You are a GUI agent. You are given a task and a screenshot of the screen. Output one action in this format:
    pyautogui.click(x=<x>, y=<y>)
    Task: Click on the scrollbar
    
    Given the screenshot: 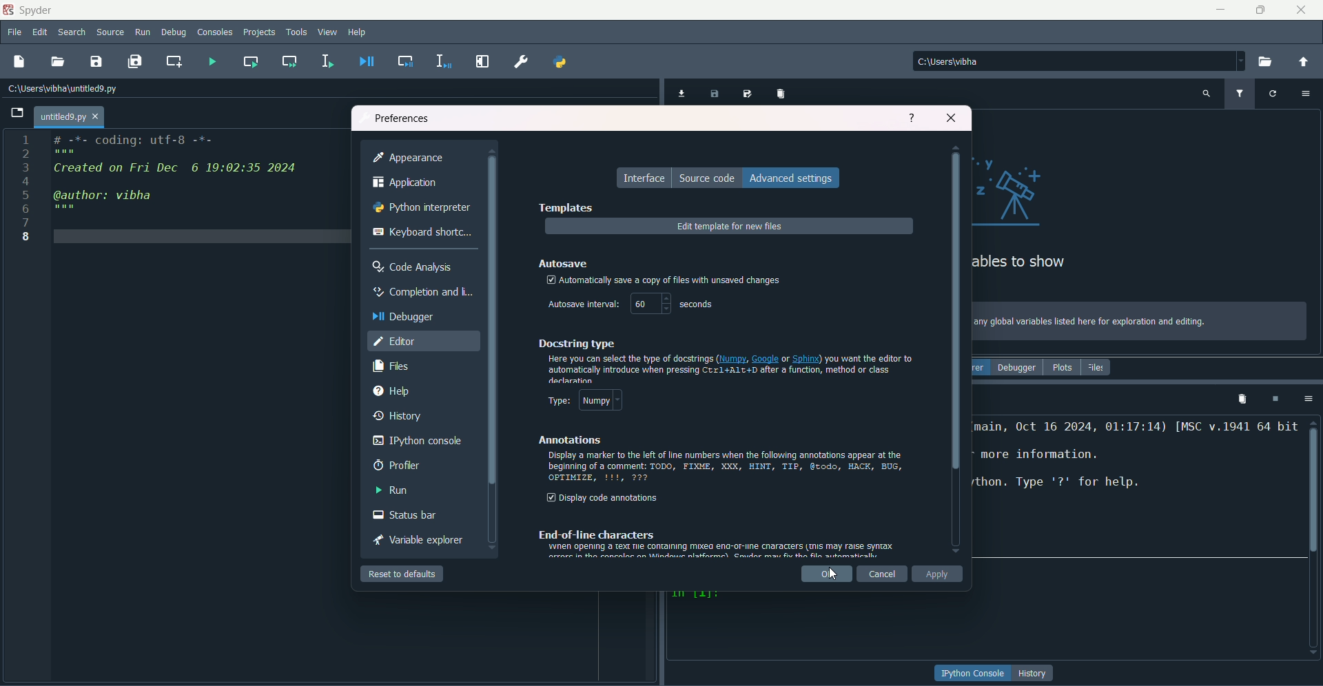 What is the action you would take?
    pyautogui.click(x=1314, y=486)
    